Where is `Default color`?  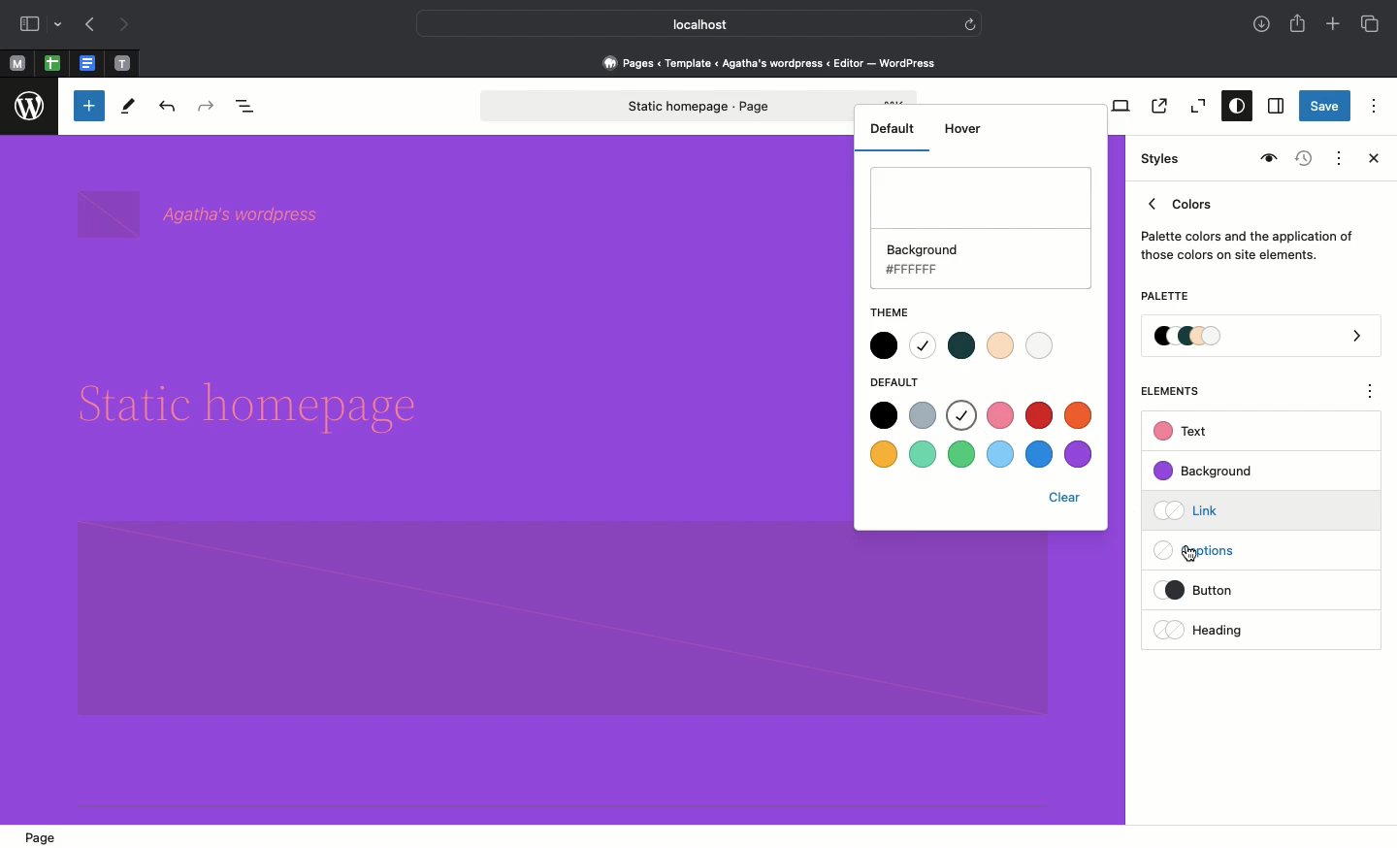
Default color is located at coordinates (1042, 414).